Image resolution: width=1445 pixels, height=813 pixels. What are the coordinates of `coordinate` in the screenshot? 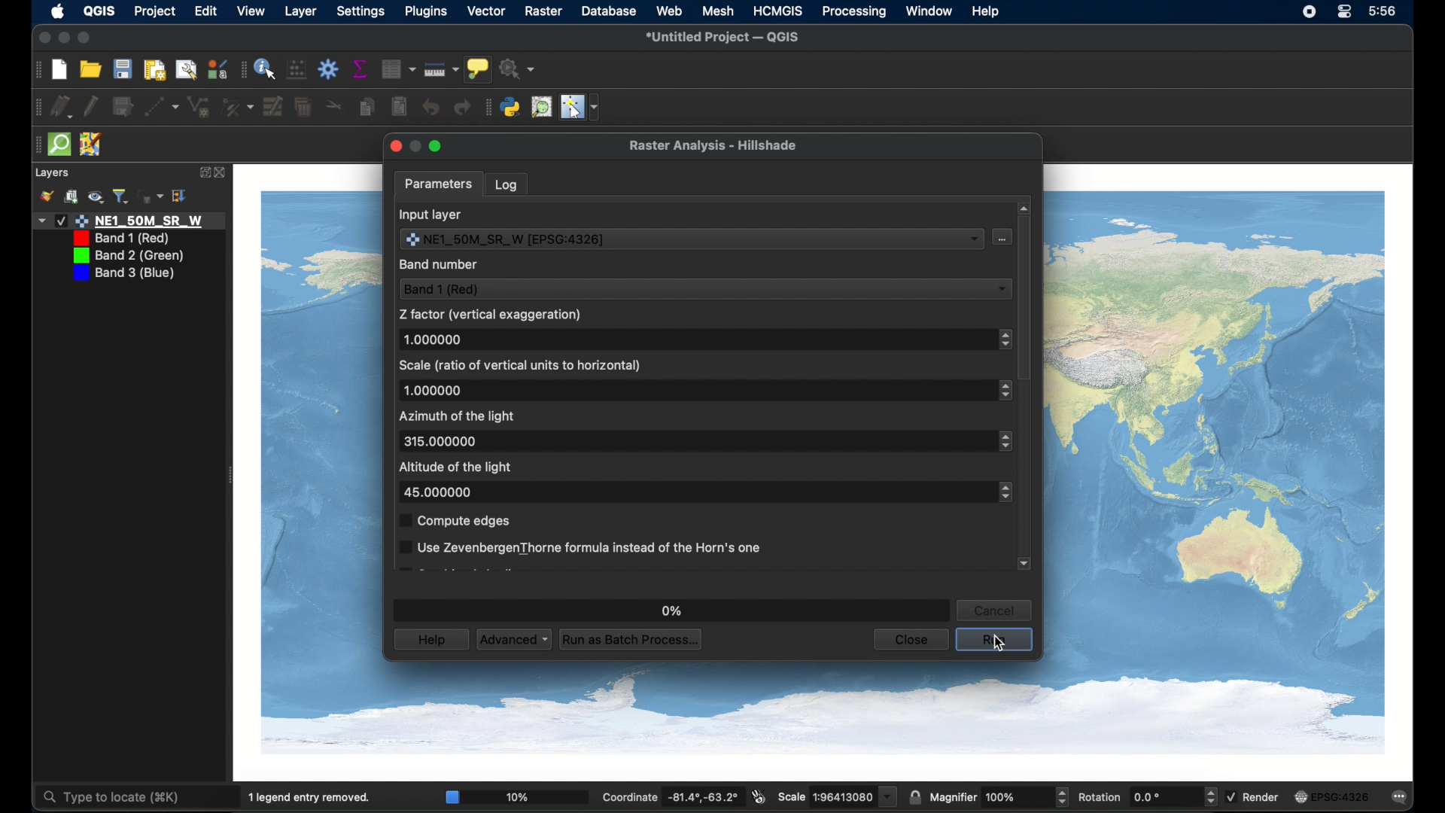 It's located at (670, 796).